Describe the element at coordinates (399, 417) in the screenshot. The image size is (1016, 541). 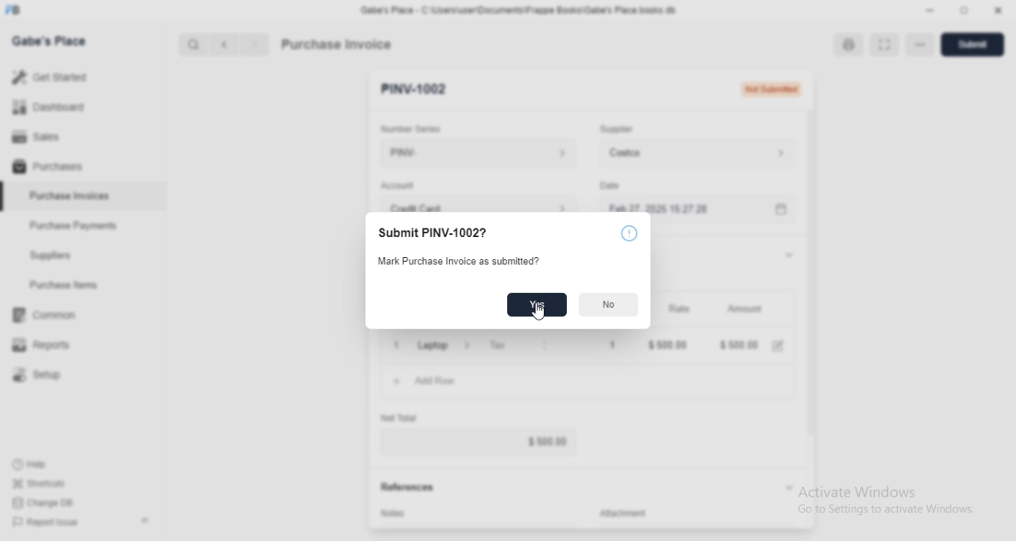
I see `Net Total` at that location.